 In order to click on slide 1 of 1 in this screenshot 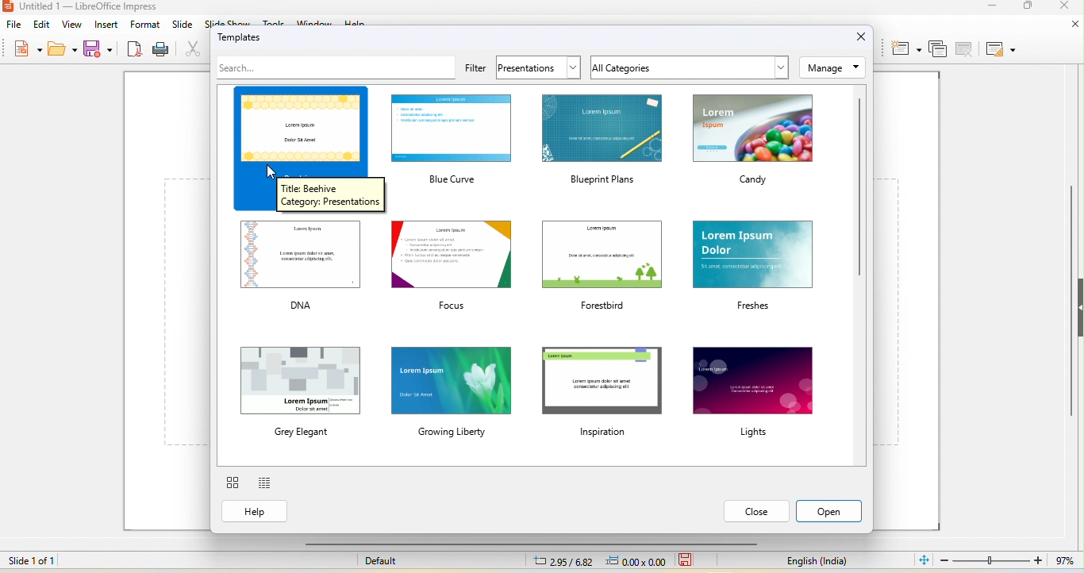, I will do `click(71, 563)`.